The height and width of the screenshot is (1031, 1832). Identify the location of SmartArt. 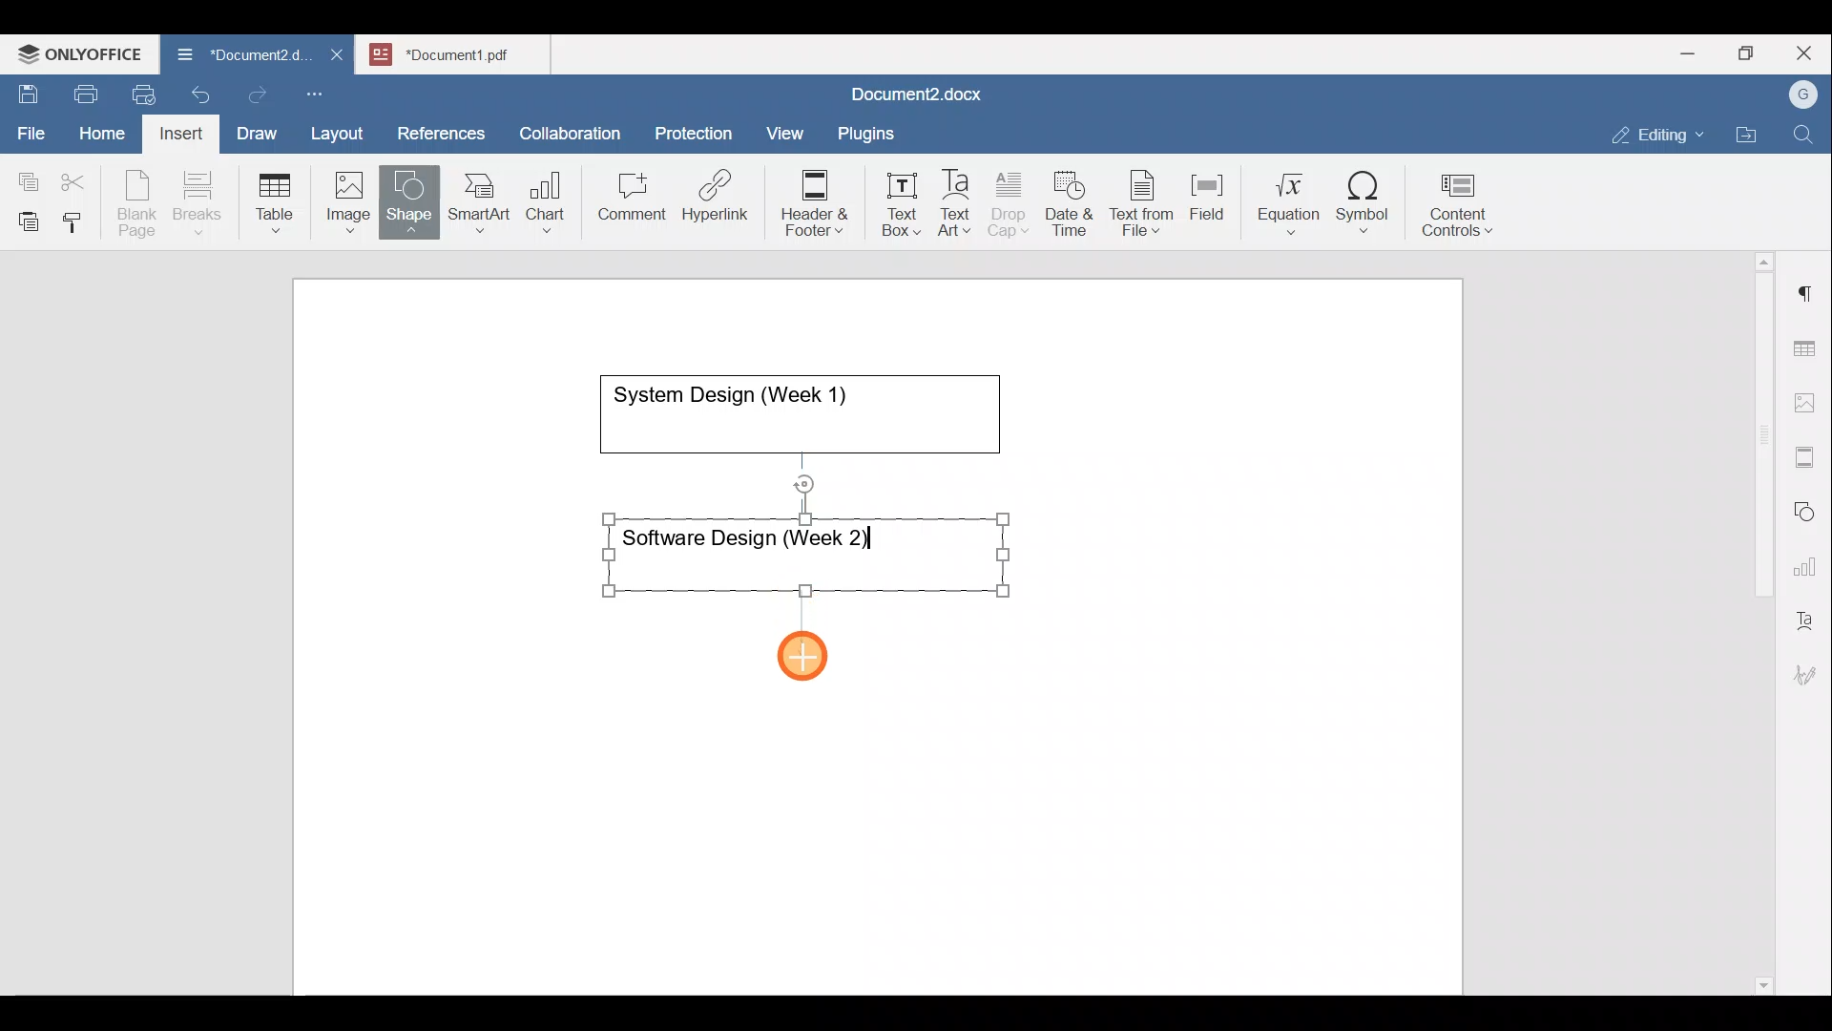
(476, 199).